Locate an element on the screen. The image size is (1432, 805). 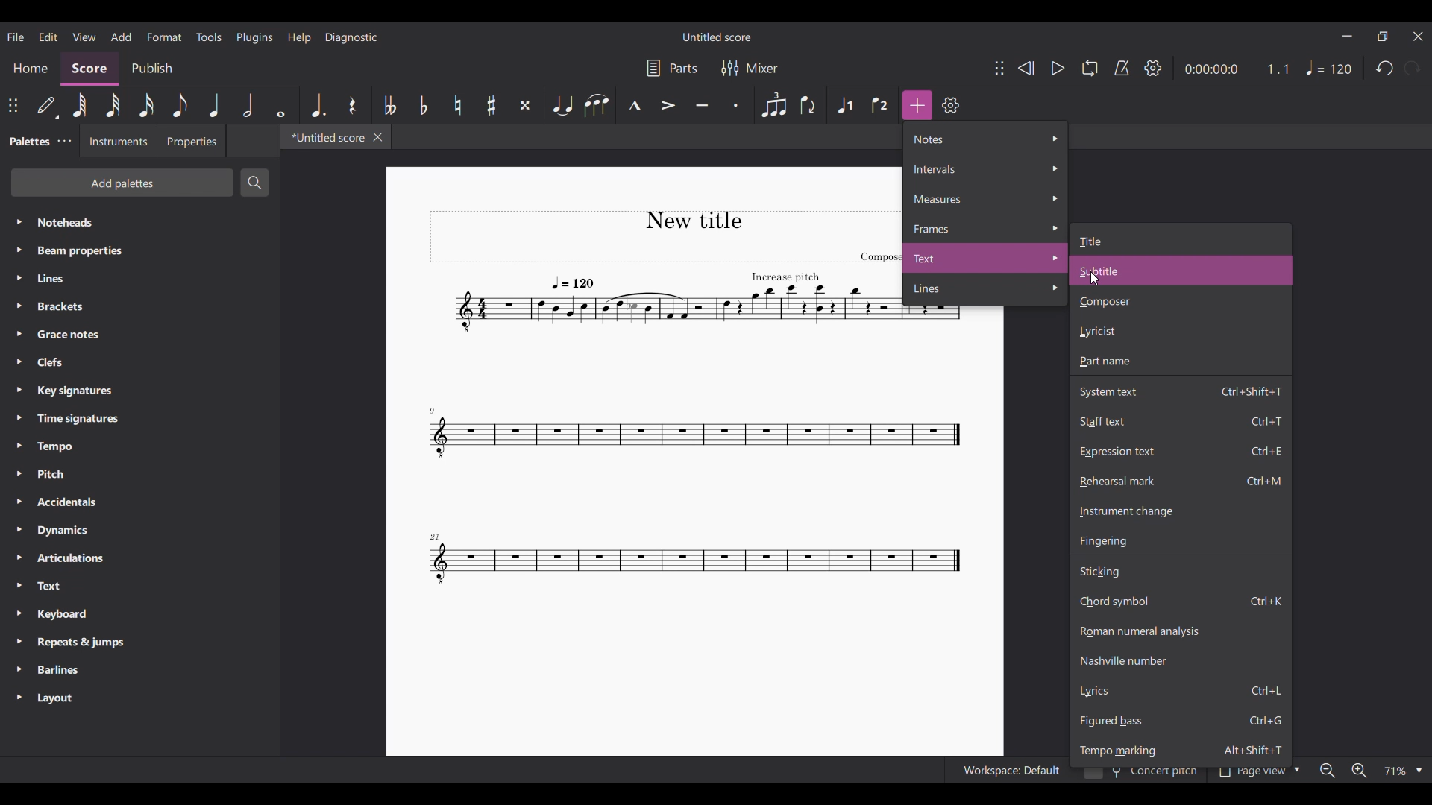
Tempo is located at coordinates (1328, 67).